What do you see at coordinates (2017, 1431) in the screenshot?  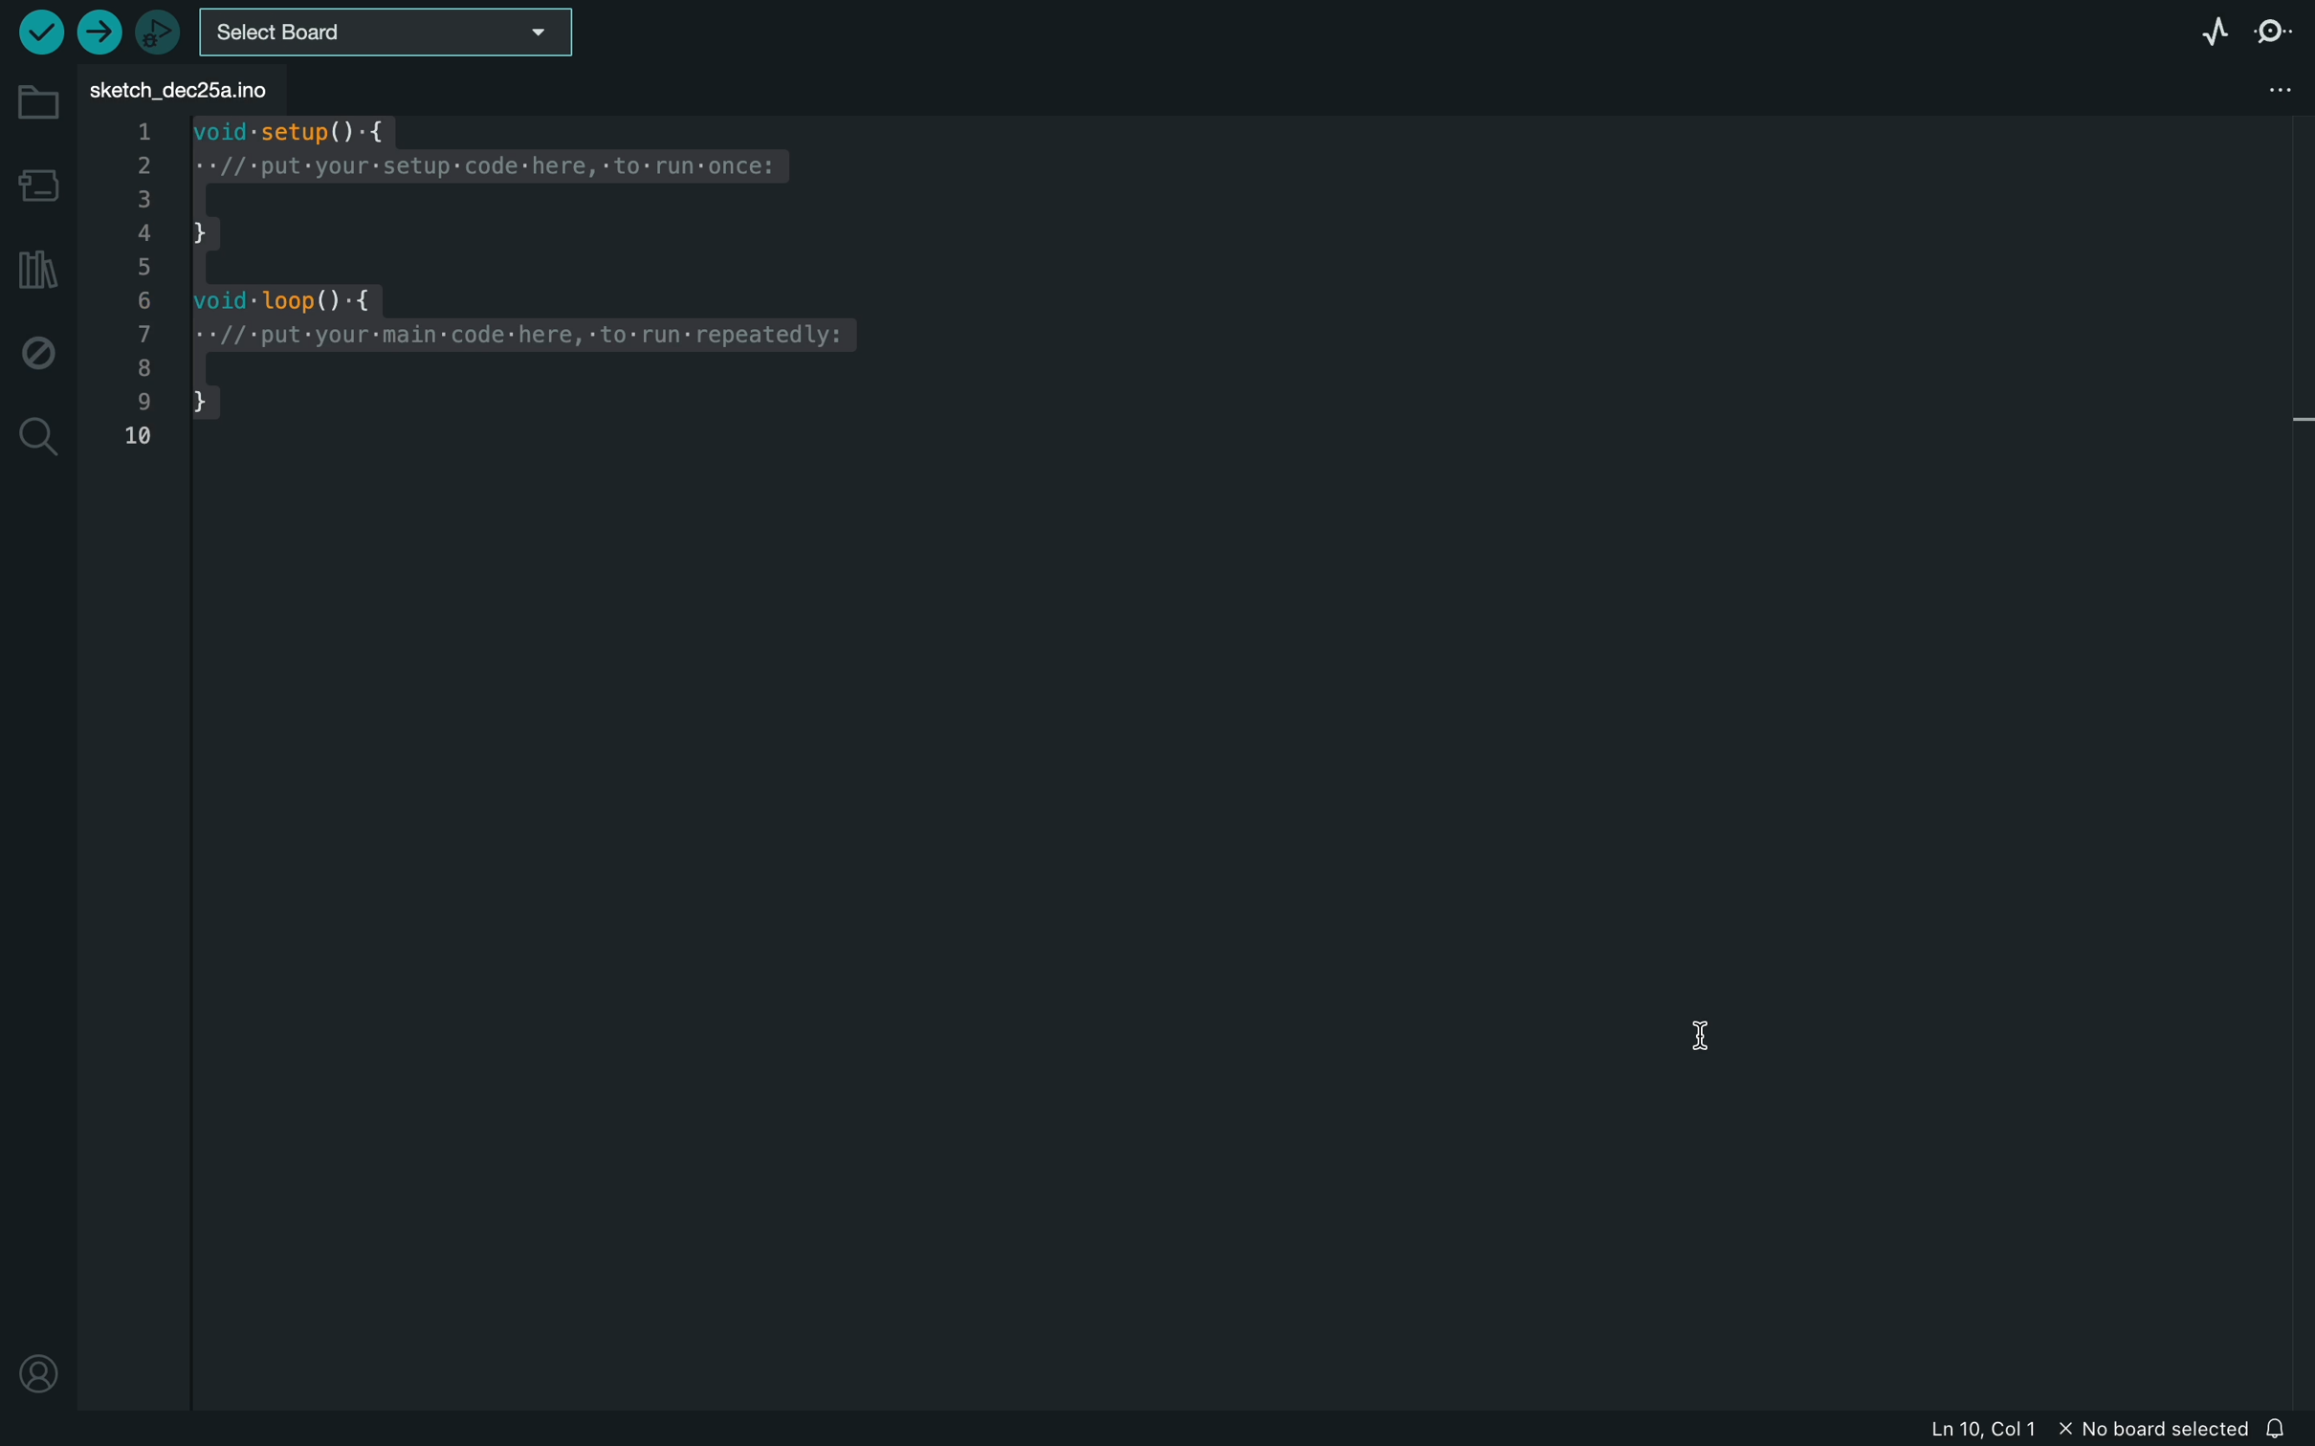 I see `file in formation` at bounding box center [2017, 1431].